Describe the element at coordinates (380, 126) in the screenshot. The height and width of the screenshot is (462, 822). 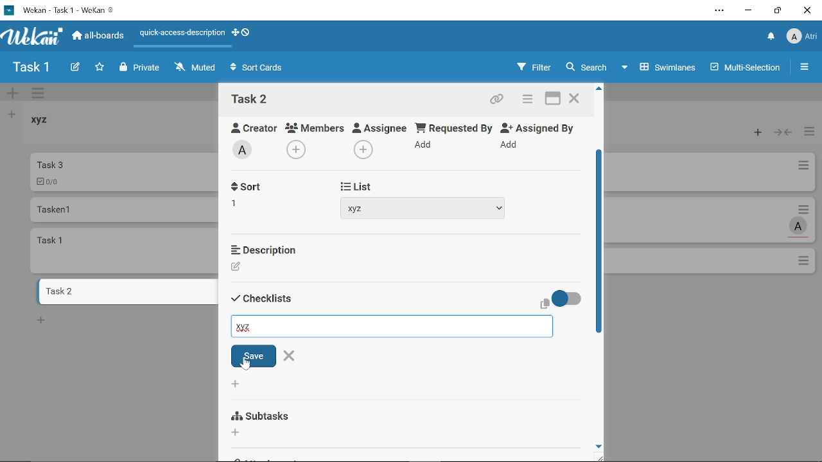
I see `Assignee` at that location.